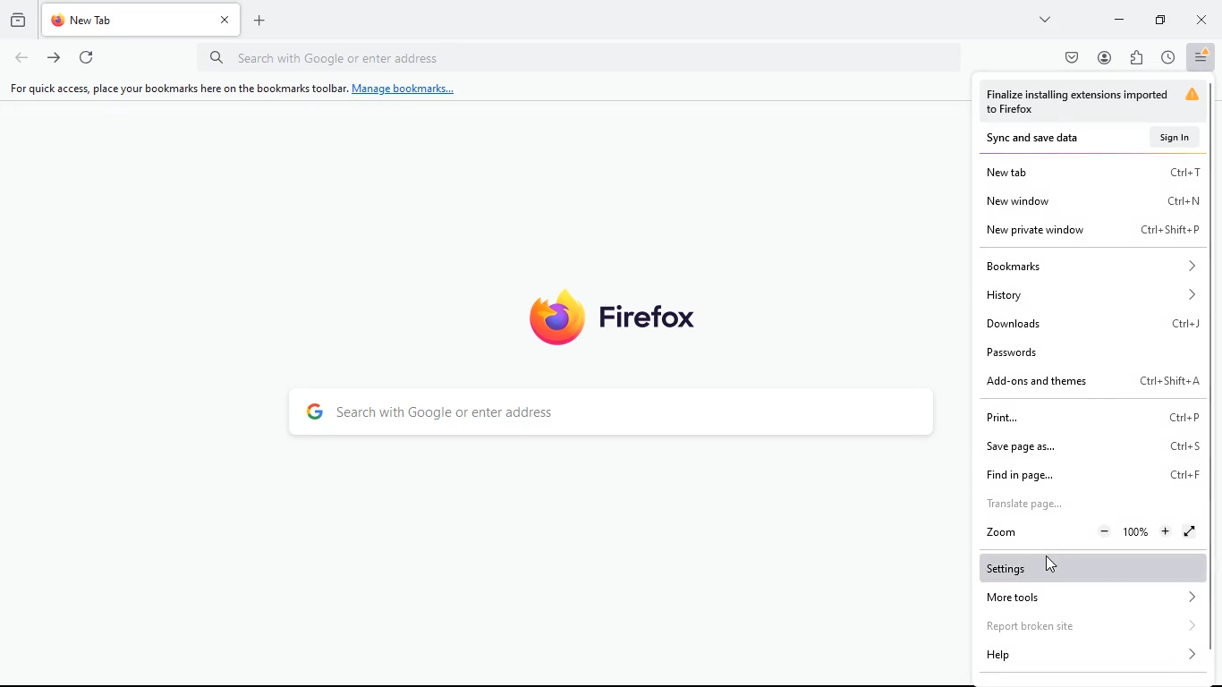 The image size is (1222, 687). I want to click on Finalize installing extensions importe
to Firefox, so click(1097, 102).